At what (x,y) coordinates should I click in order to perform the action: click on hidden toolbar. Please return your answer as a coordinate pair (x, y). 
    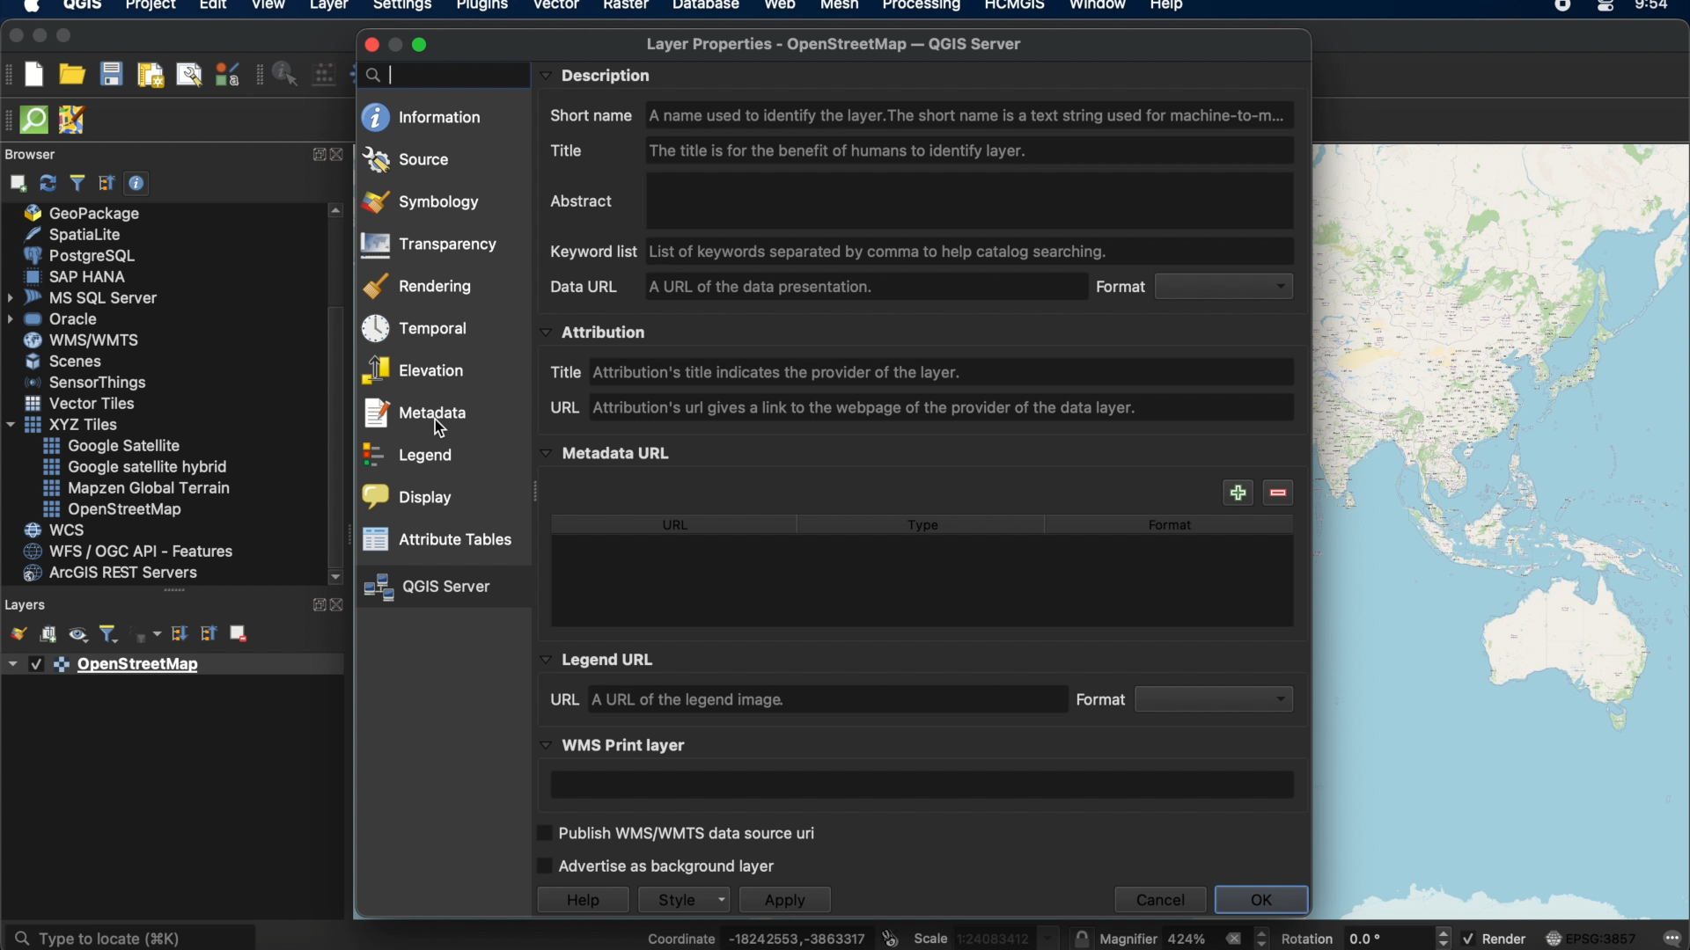
    Looking at the image, I should click on (11, 121).